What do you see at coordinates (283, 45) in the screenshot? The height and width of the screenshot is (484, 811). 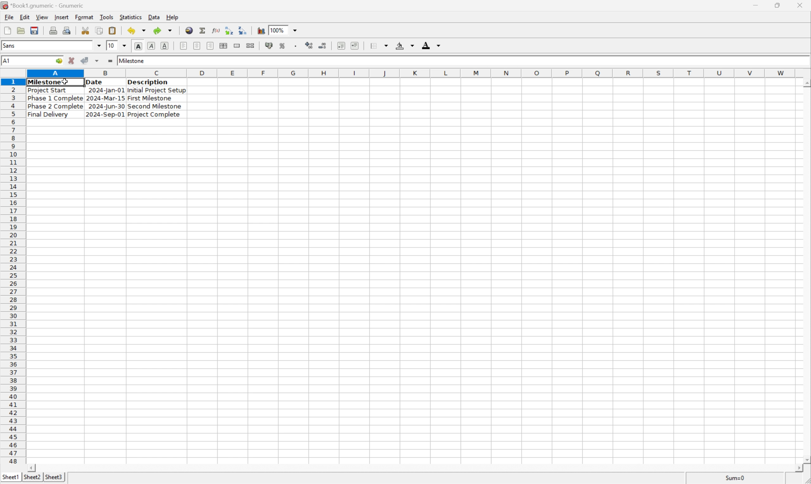 I see `format selection as percentage` at bounding box center [283, 45].